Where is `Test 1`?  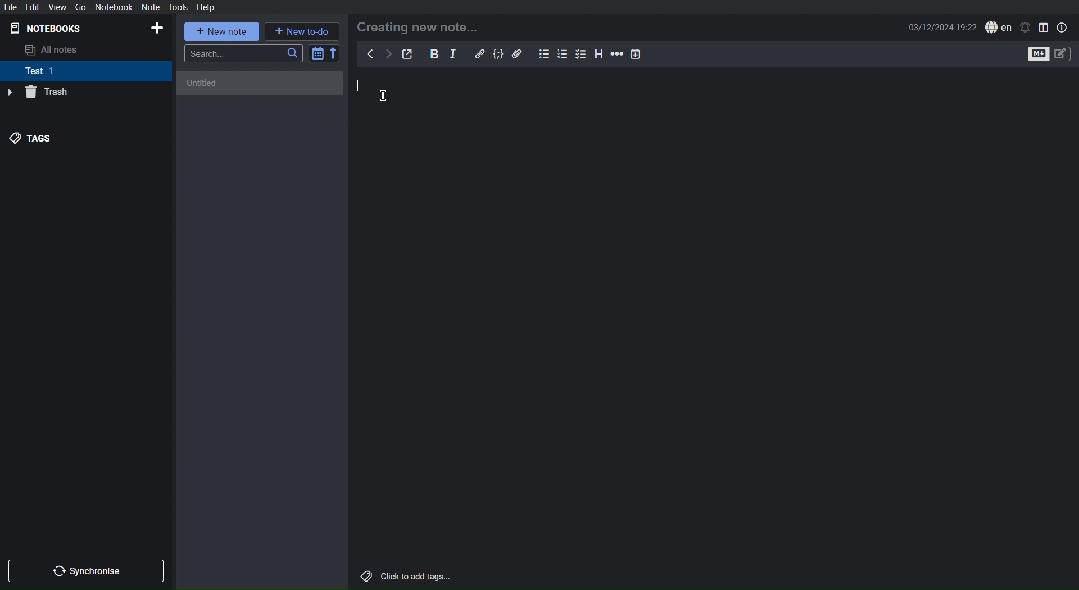 Test 1 is located at coordinates (42, 71).